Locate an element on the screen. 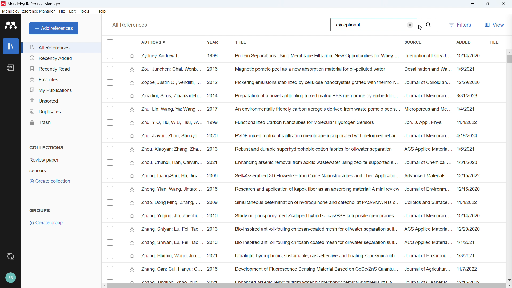 The height and width of the screenshot is (288, 512).  is located at coordinates (130, 25).